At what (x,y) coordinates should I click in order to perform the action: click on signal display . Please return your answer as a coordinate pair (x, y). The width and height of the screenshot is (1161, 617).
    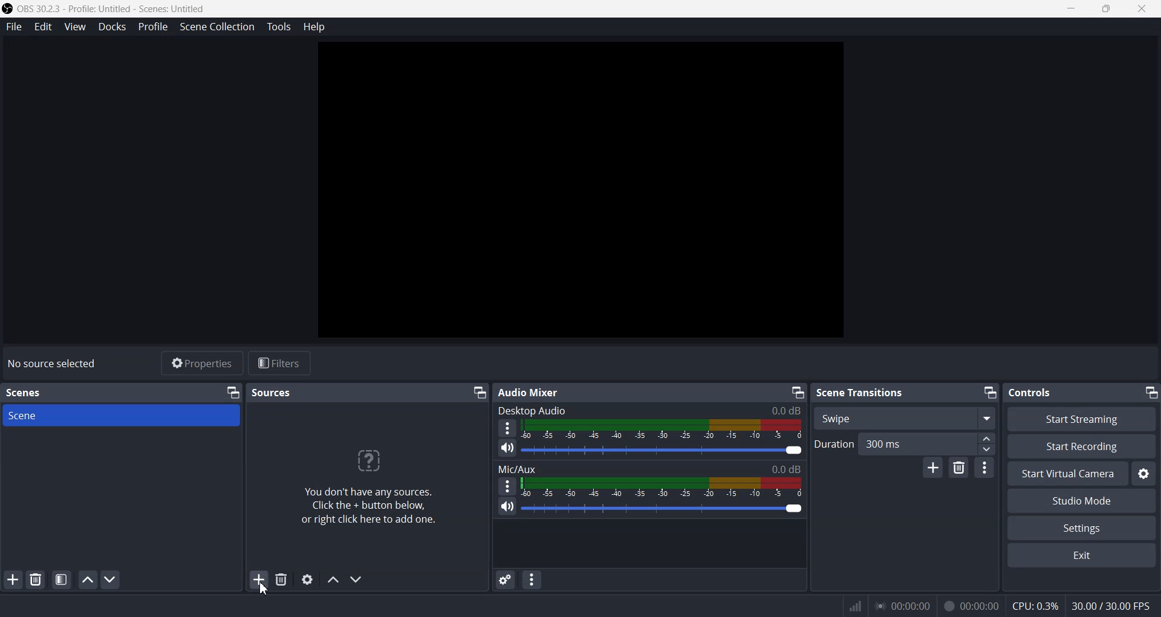
    Looking at the image, I should click on (856, 609).